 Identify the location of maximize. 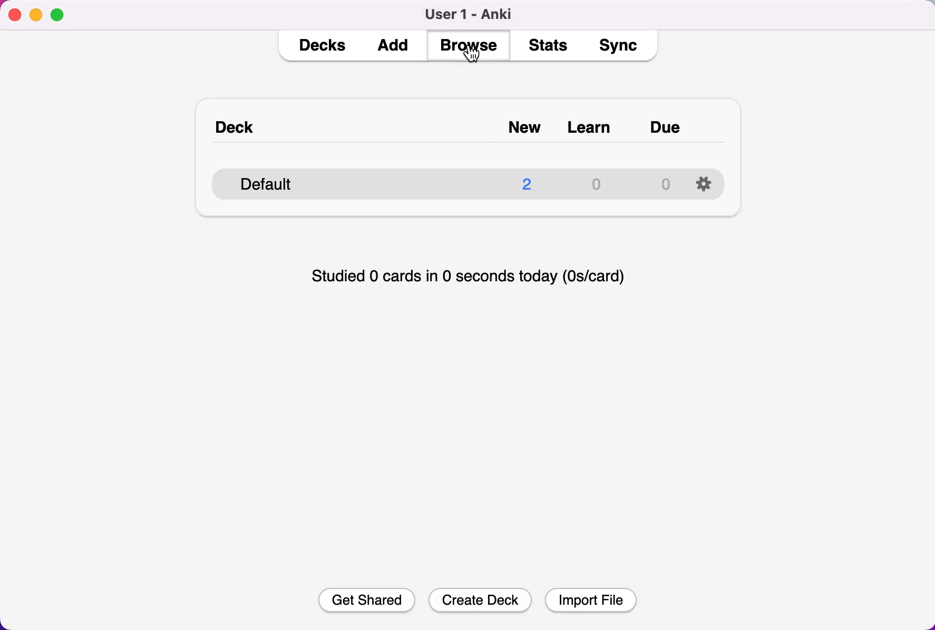
(60, 15).